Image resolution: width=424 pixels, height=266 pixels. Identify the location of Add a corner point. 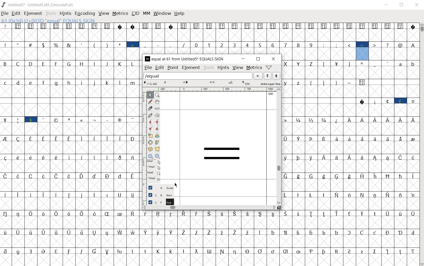
(150, 129).